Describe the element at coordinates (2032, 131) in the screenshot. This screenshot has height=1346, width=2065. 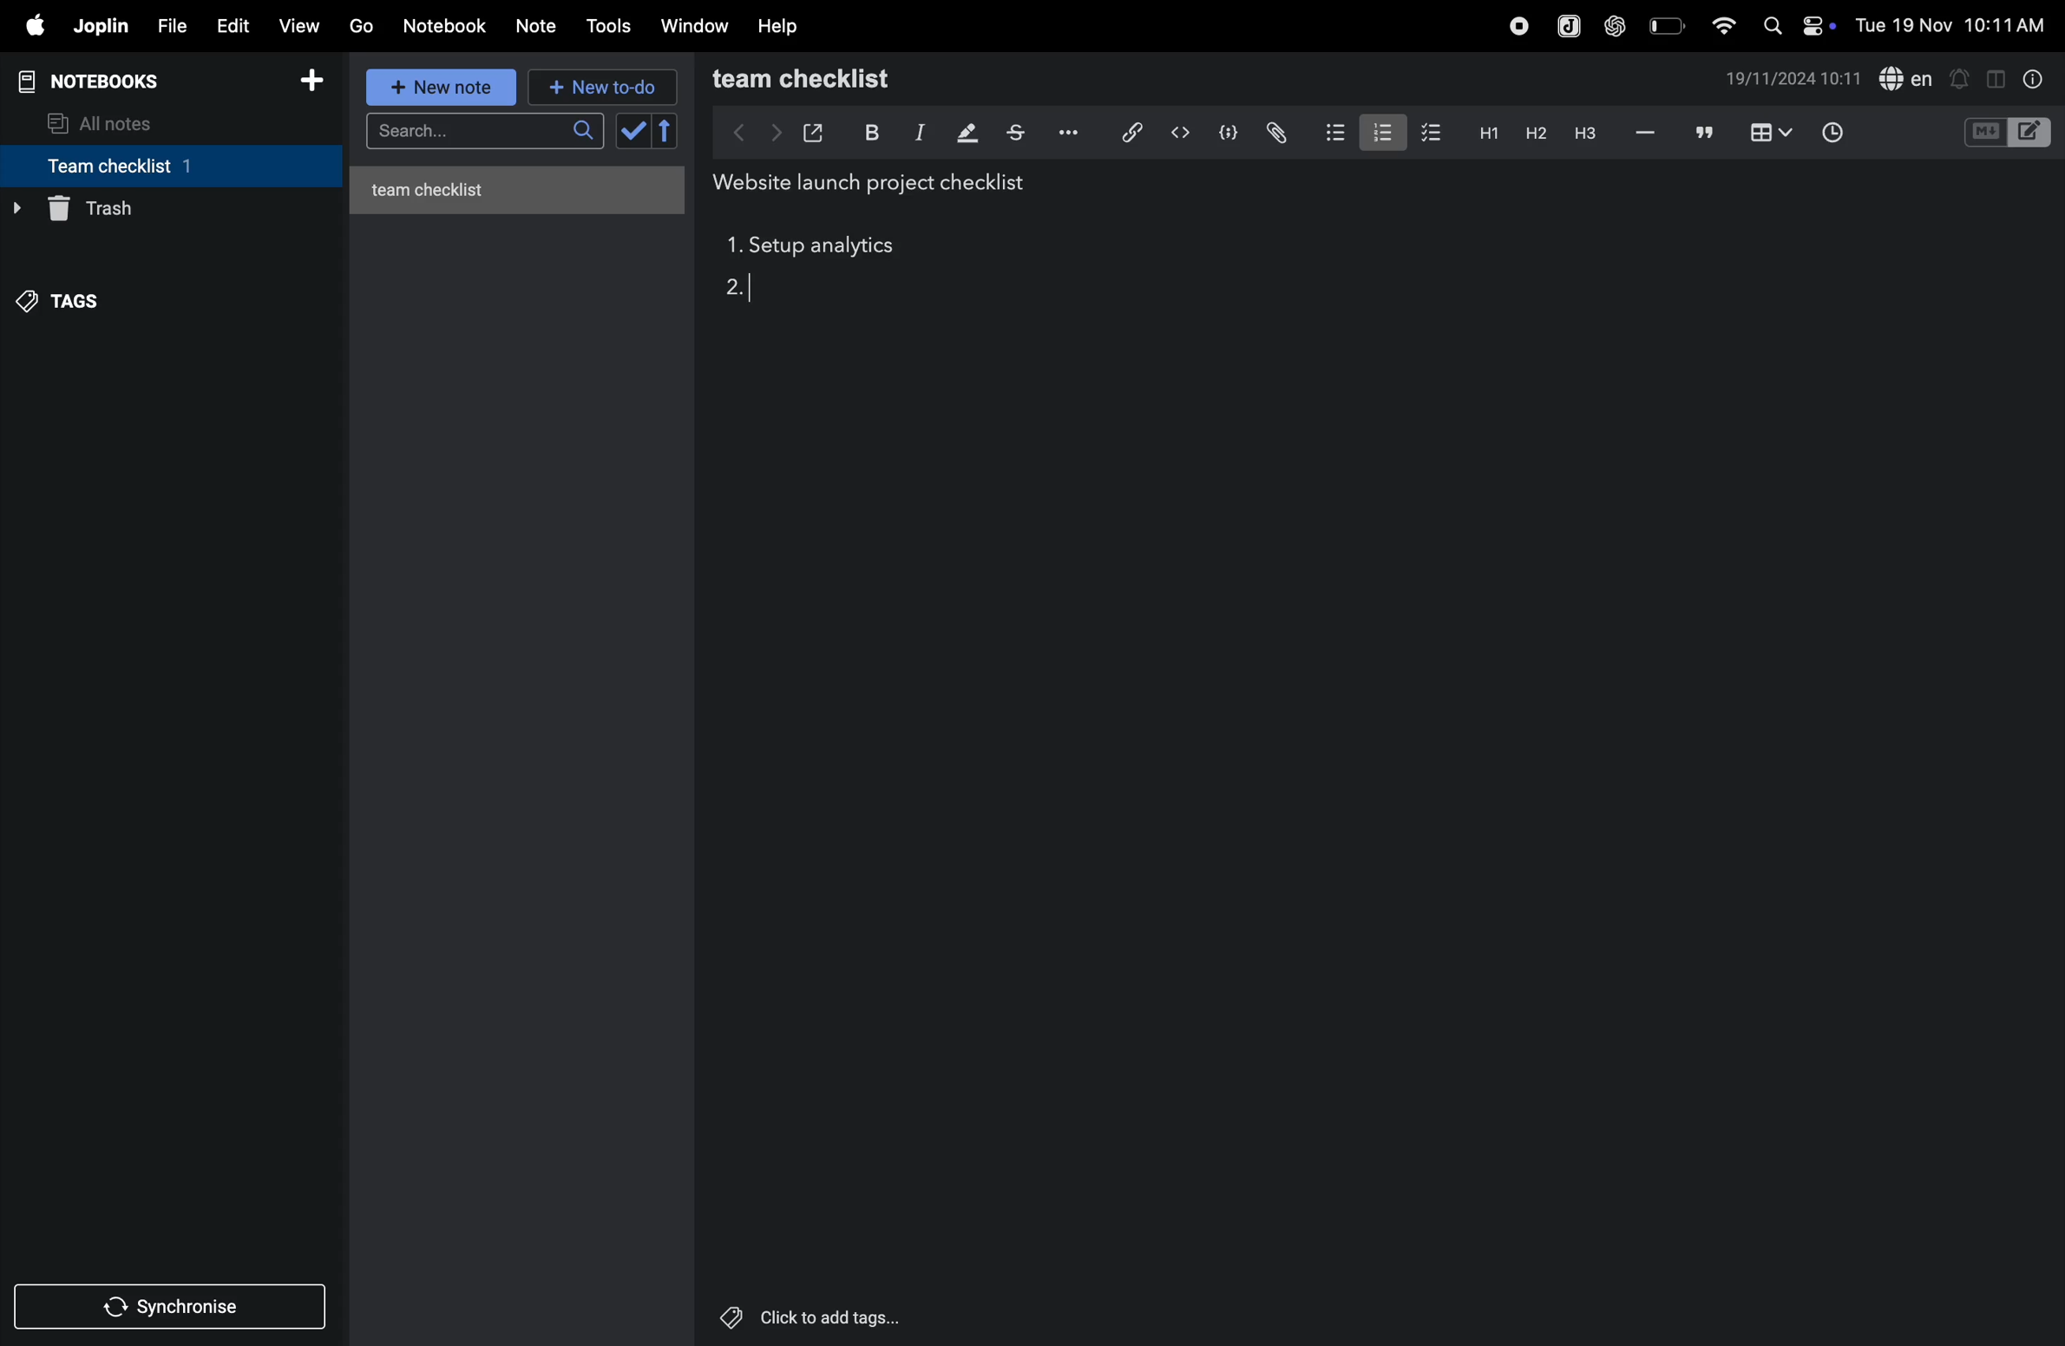
I see `editor layout` at that location.